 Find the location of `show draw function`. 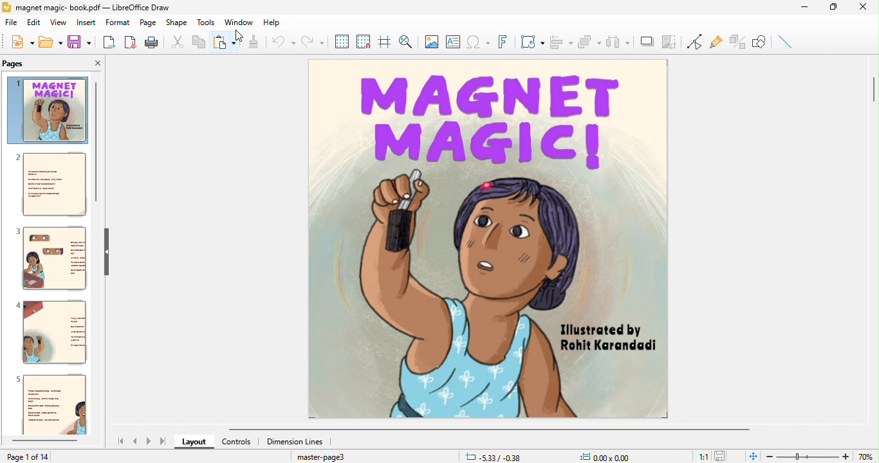

show draw function is located at coordinates (762, 41).